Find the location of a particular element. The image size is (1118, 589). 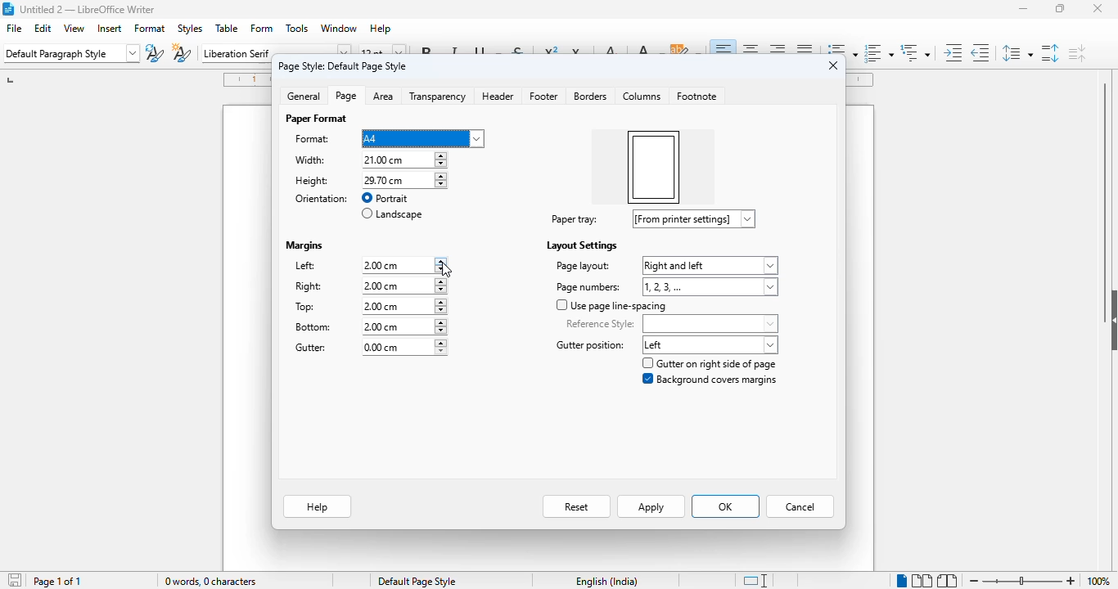

reference style: is located at coordinates (596, 325).